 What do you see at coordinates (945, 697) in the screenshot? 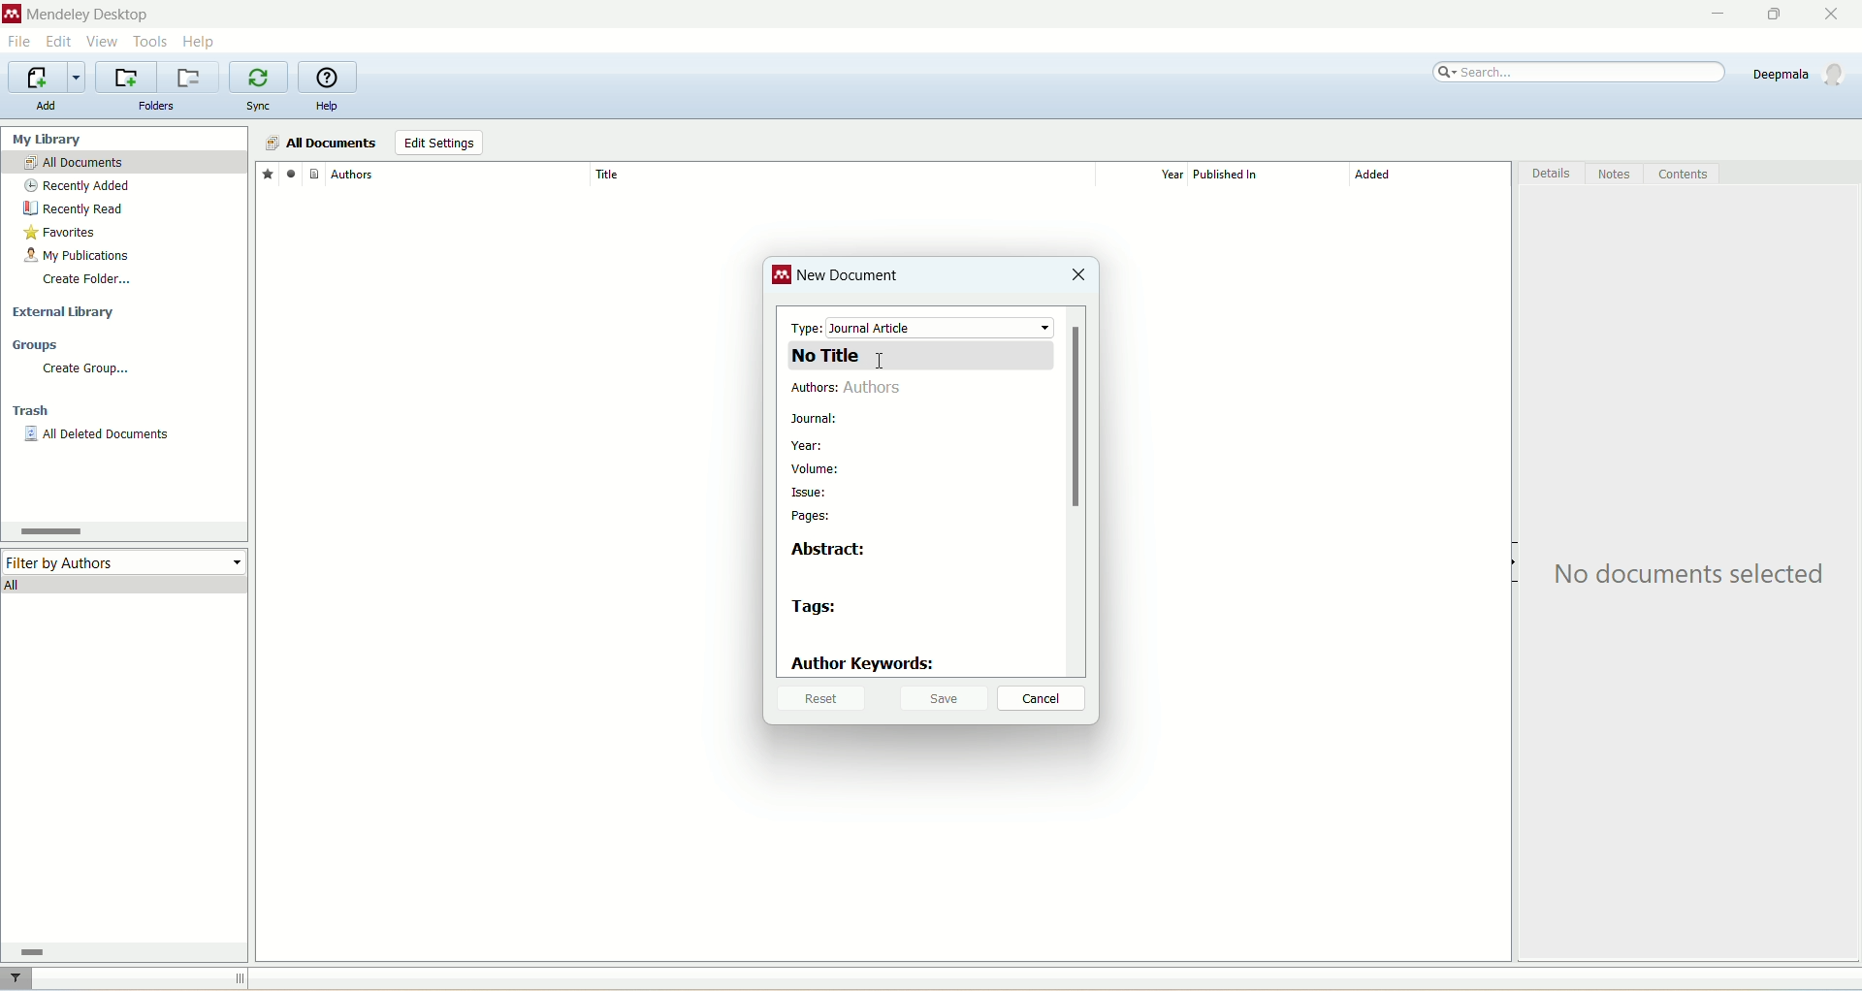
I see `save` at bounding box center [945, 697].